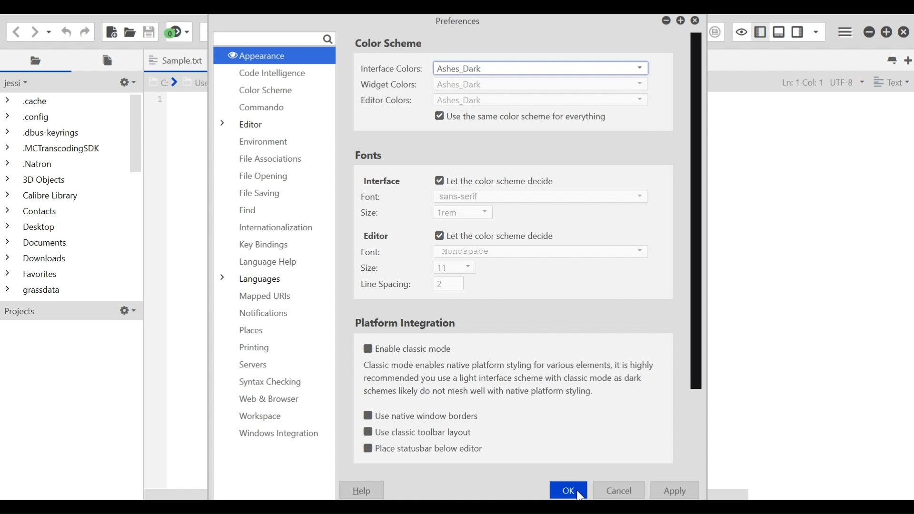 Image resolution: width=914 pixels, height=514 pixels. Describe the element at coordinates (665, 20) in the screenshot. I see `Minimize` at that location.